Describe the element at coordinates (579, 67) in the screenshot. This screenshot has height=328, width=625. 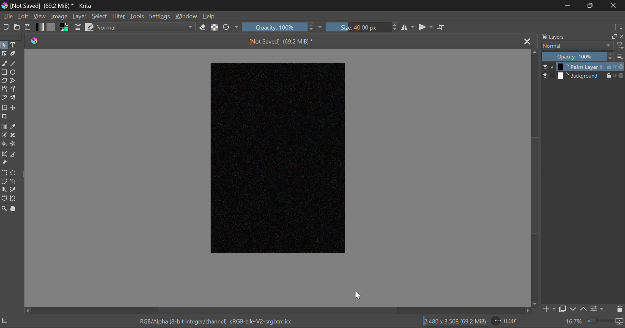
I see `Paint layer 1` at that location.